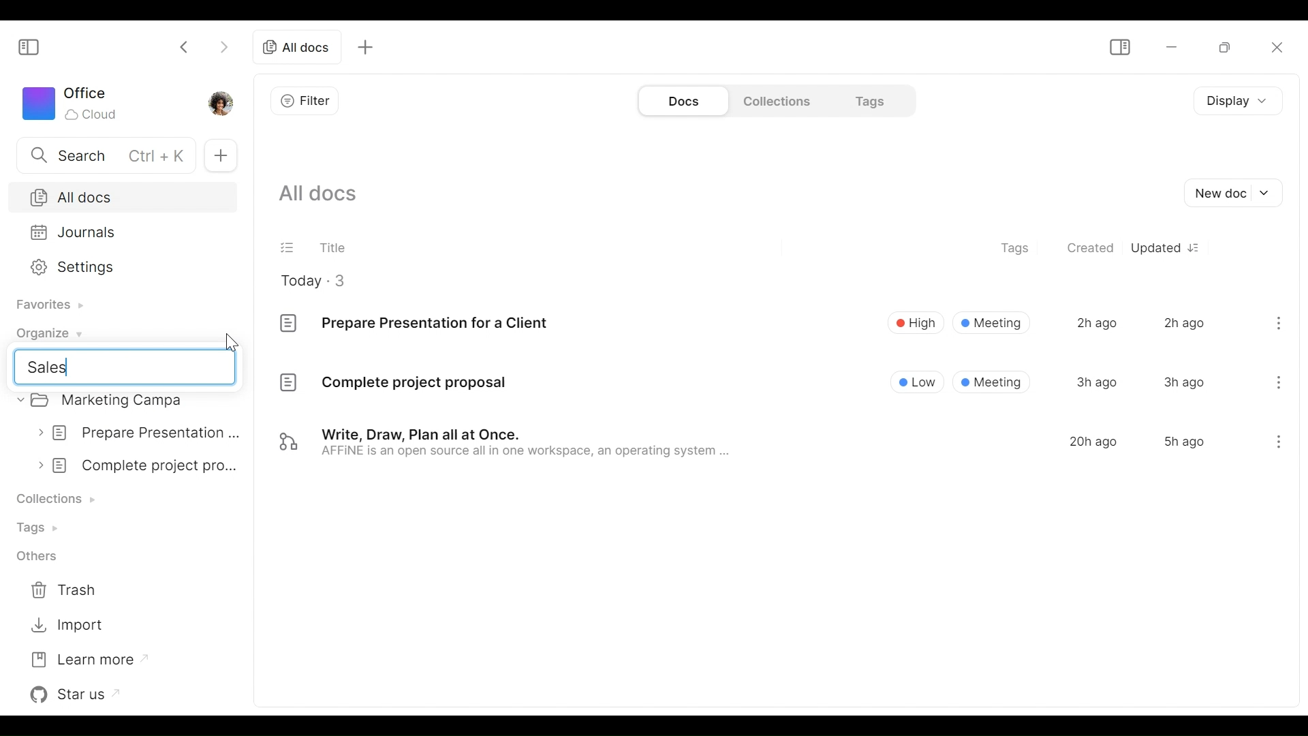 The height and width of the screenshot is (736, 1308). What do you see at coordinates (918, 381) in the screenshot?
I see `Low` at bounding box center [918, 381].